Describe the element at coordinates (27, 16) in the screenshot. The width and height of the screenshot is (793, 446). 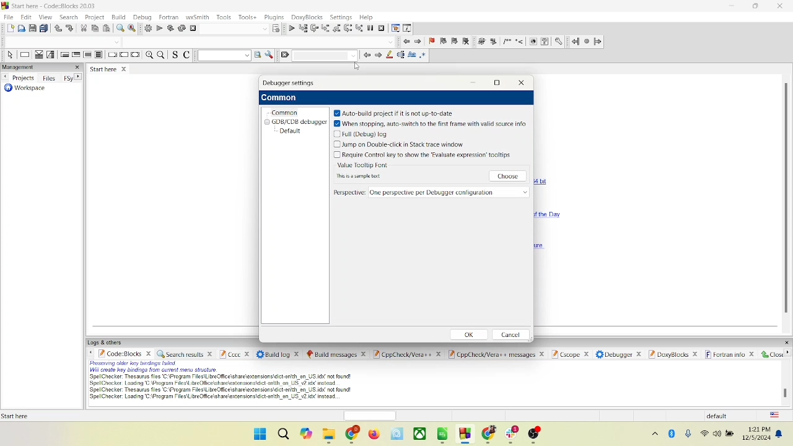
I see `edit` at that location.